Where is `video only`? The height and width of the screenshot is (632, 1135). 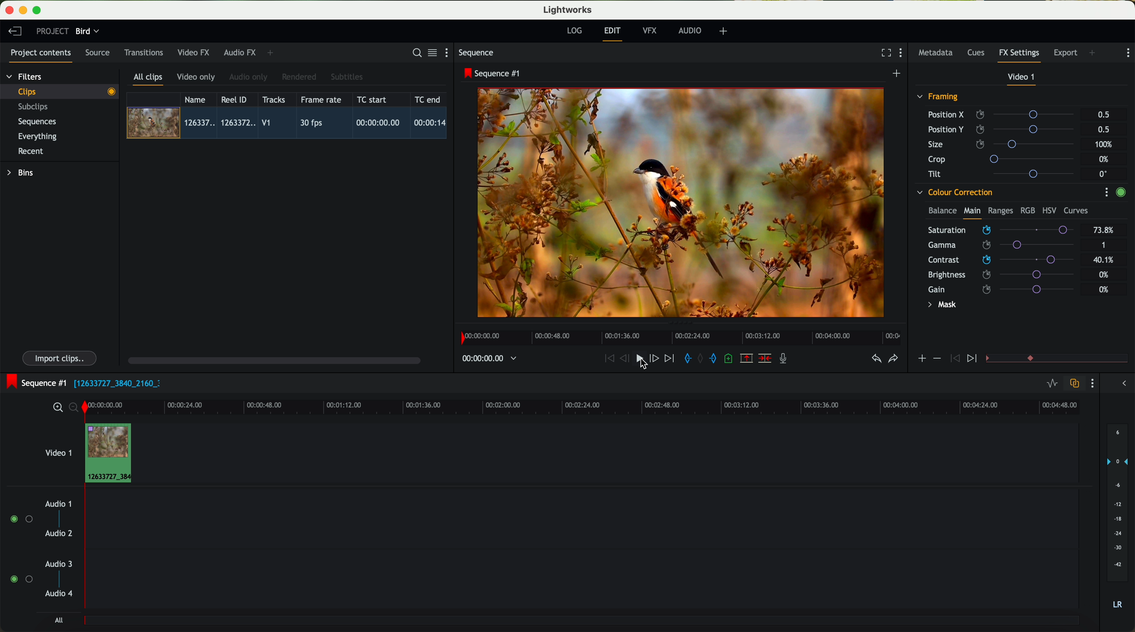
video only is located at coordinates (196, 78).